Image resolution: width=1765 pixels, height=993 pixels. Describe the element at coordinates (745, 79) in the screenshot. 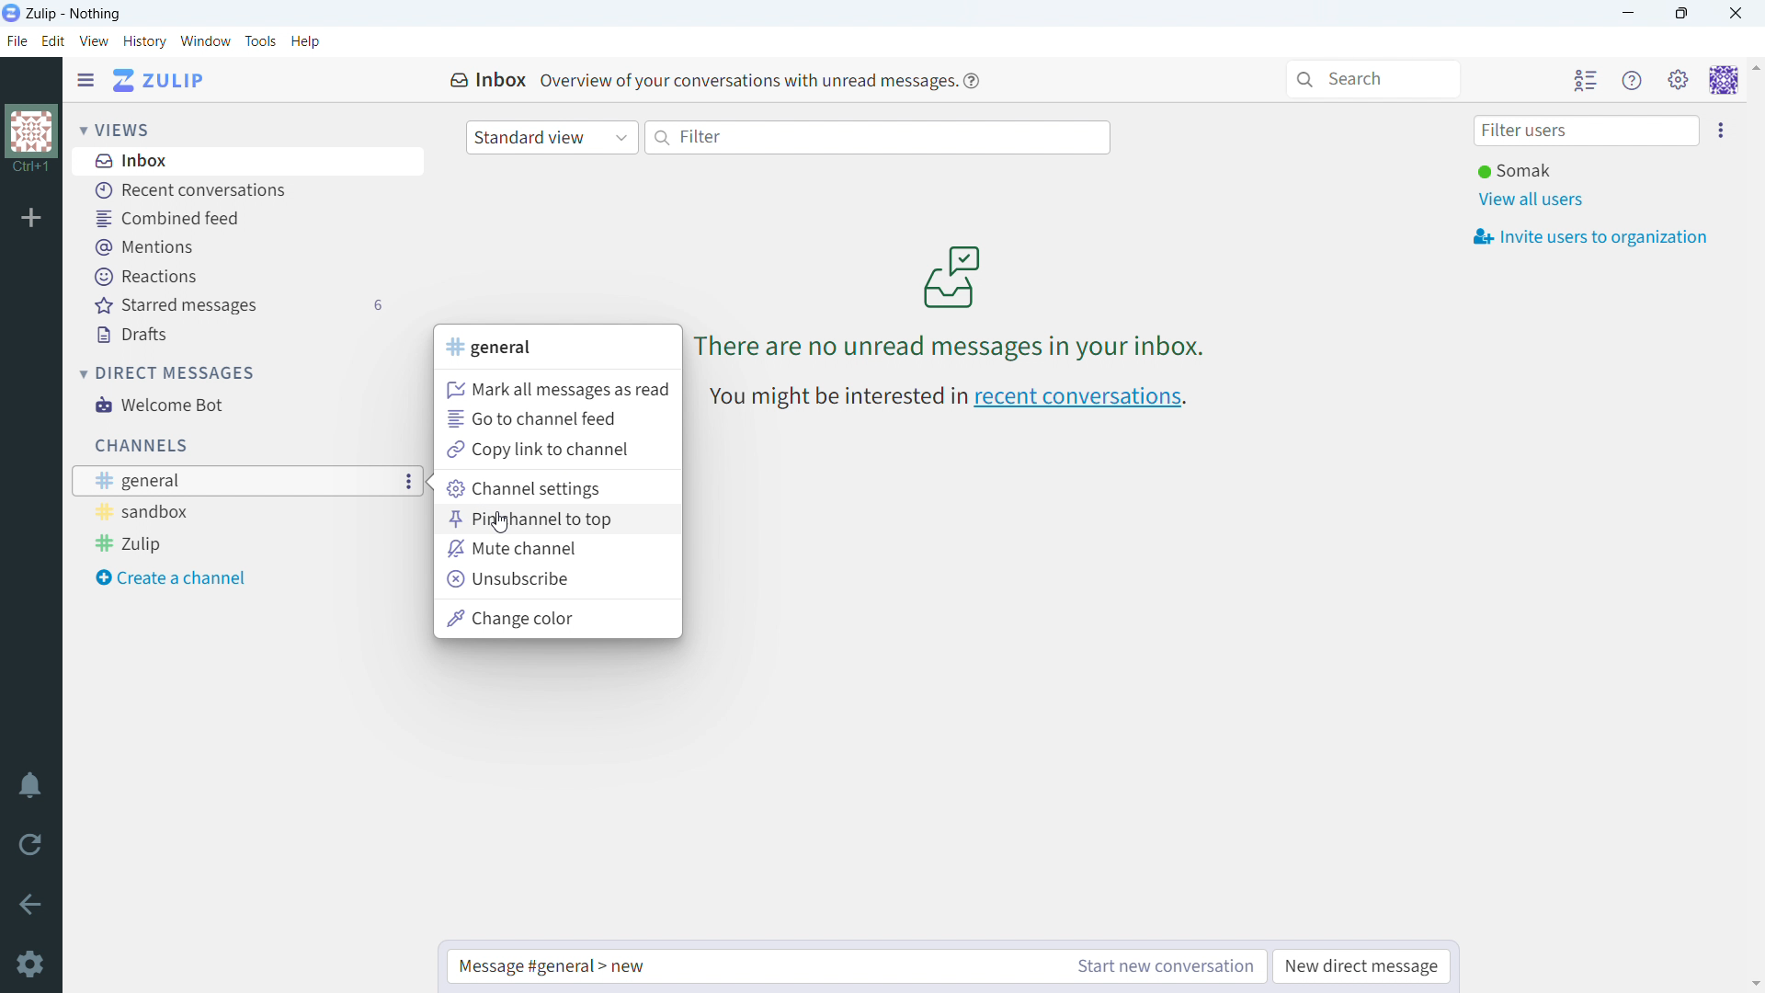

I see `text` at that location.